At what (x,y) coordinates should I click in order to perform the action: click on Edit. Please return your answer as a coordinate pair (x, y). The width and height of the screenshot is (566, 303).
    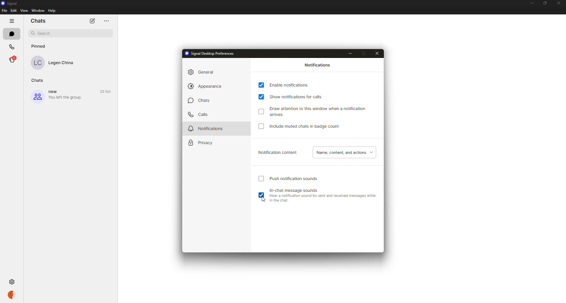
    Looking at the image, I should click on (14, 10).